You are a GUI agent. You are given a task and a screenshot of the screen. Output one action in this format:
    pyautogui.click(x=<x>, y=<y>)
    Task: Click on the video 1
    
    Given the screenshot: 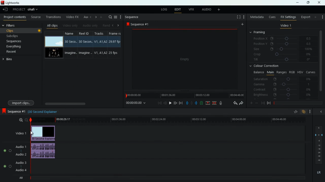 What is the action you would take?
    pyautogui.click(x=20, y=133)
    